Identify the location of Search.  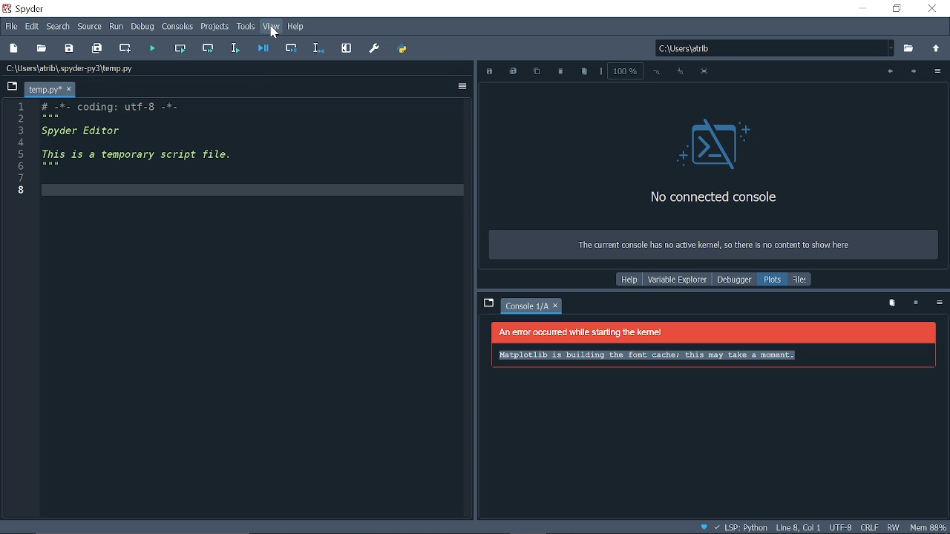
(58, 27).